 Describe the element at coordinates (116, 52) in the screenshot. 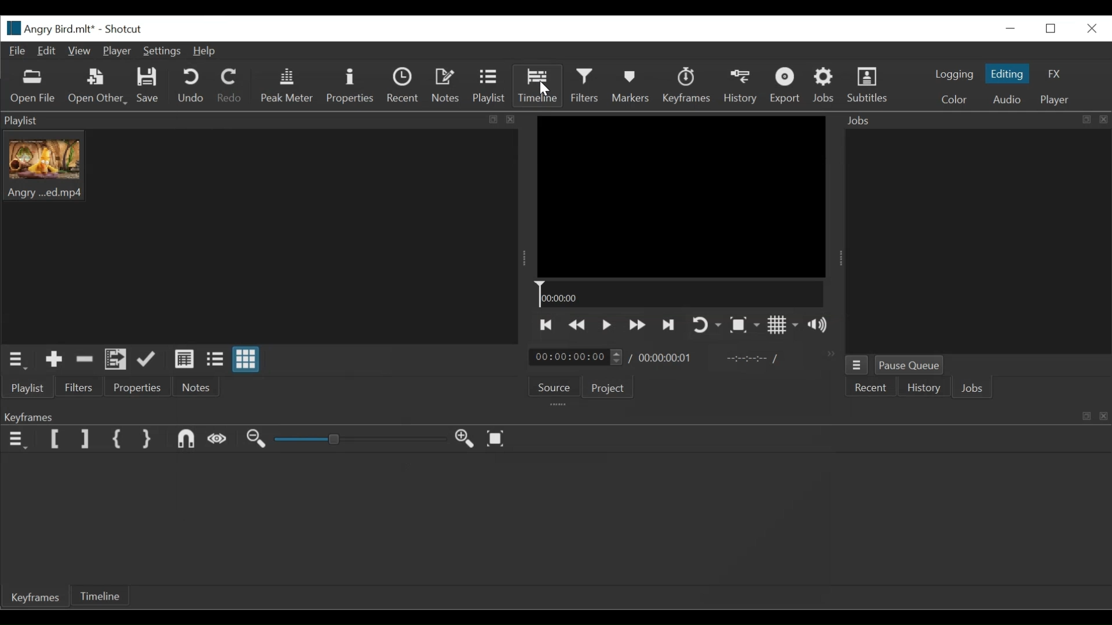

I see `Player` at that location.